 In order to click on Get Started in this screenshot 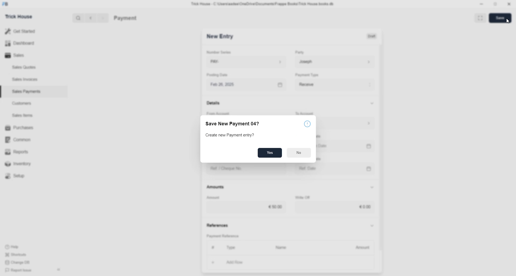, I will do `click(20, 31)`.